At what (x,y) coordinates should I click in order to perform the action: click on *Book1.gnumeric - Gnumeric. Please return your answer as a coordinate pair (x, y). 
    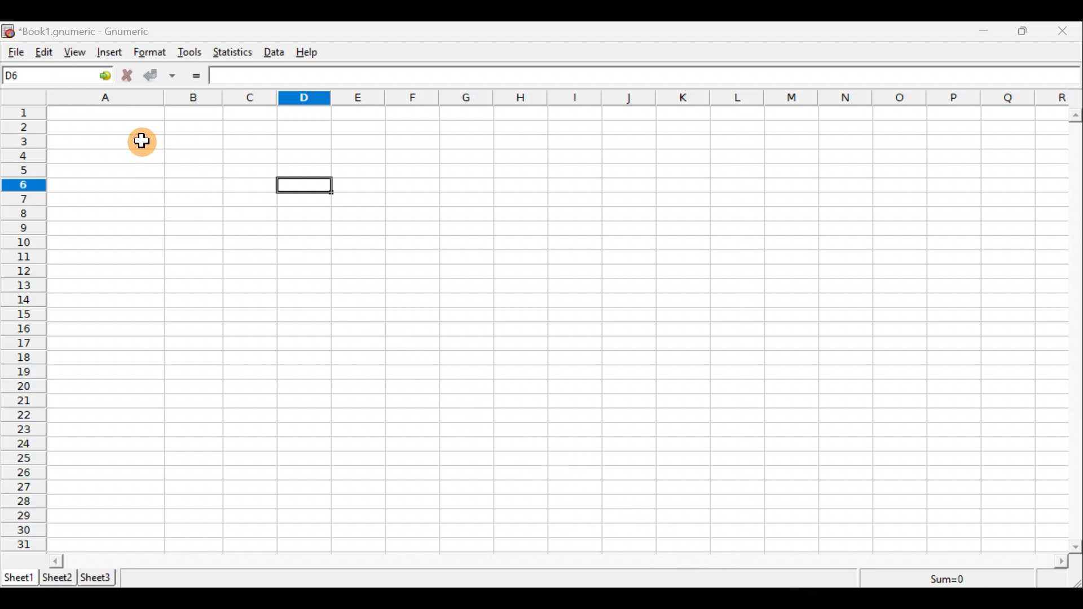
    Looking at the image, I should click on (91, 32).